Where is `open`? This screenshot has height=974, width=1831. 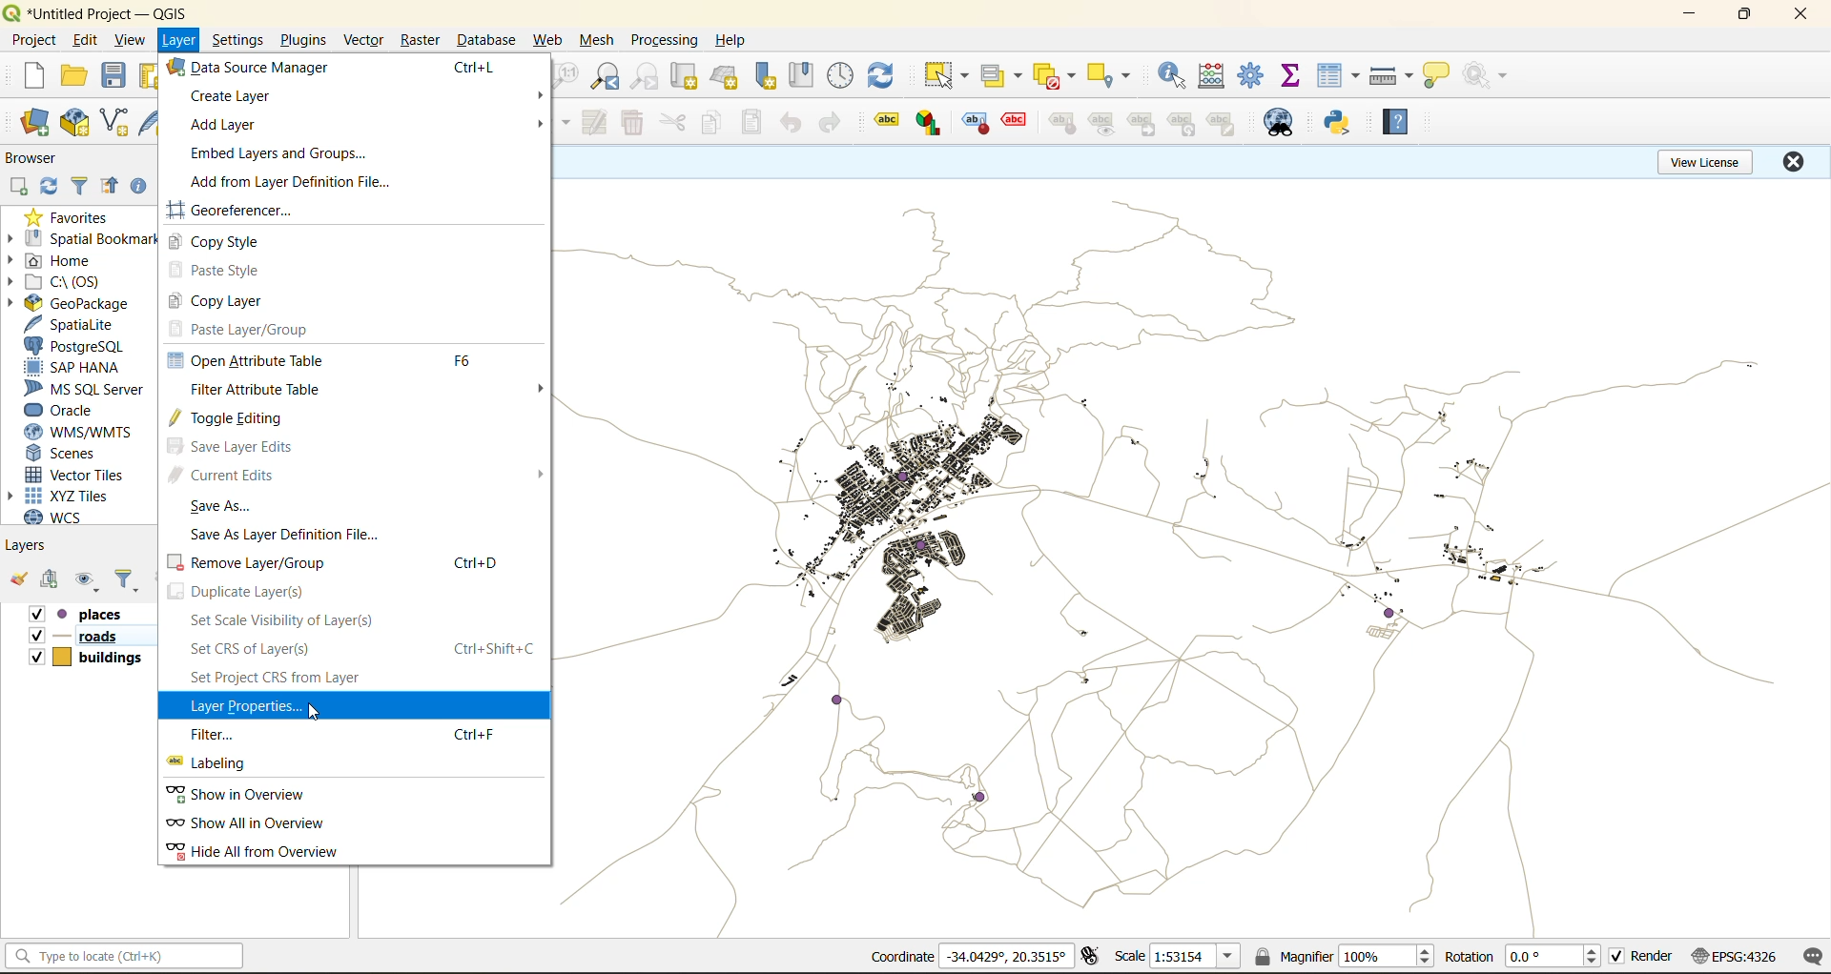
open is located at coordinates (78, 76).